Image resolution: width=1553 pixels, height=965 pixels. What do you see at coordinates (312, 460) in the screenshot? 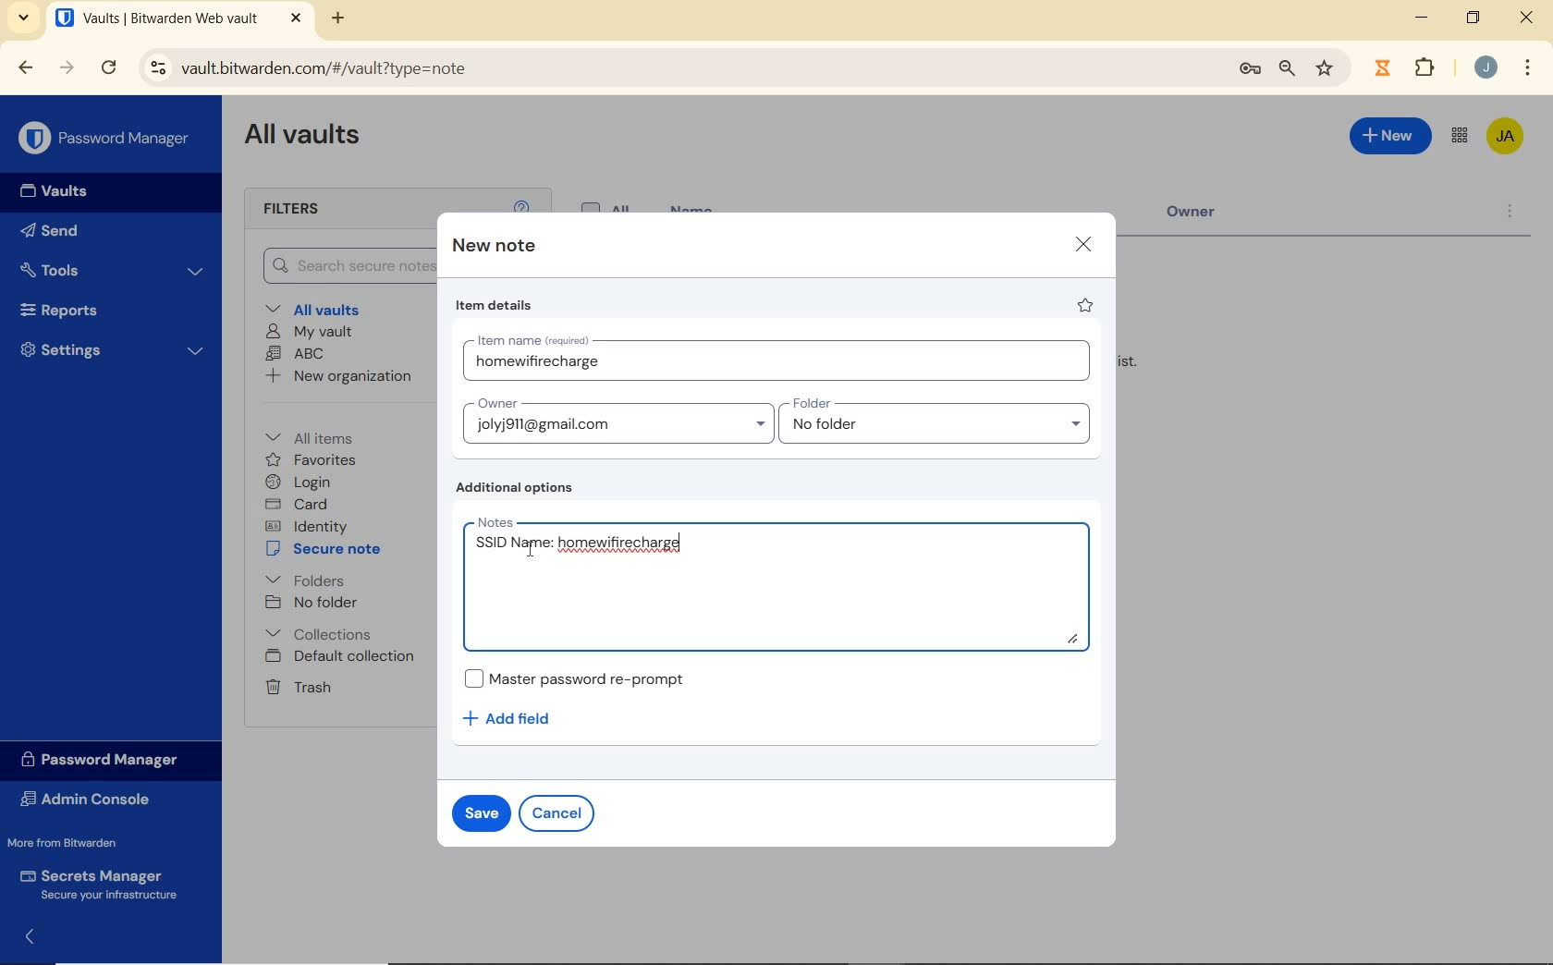
I see `favorites` at bounding box center [312, 460].